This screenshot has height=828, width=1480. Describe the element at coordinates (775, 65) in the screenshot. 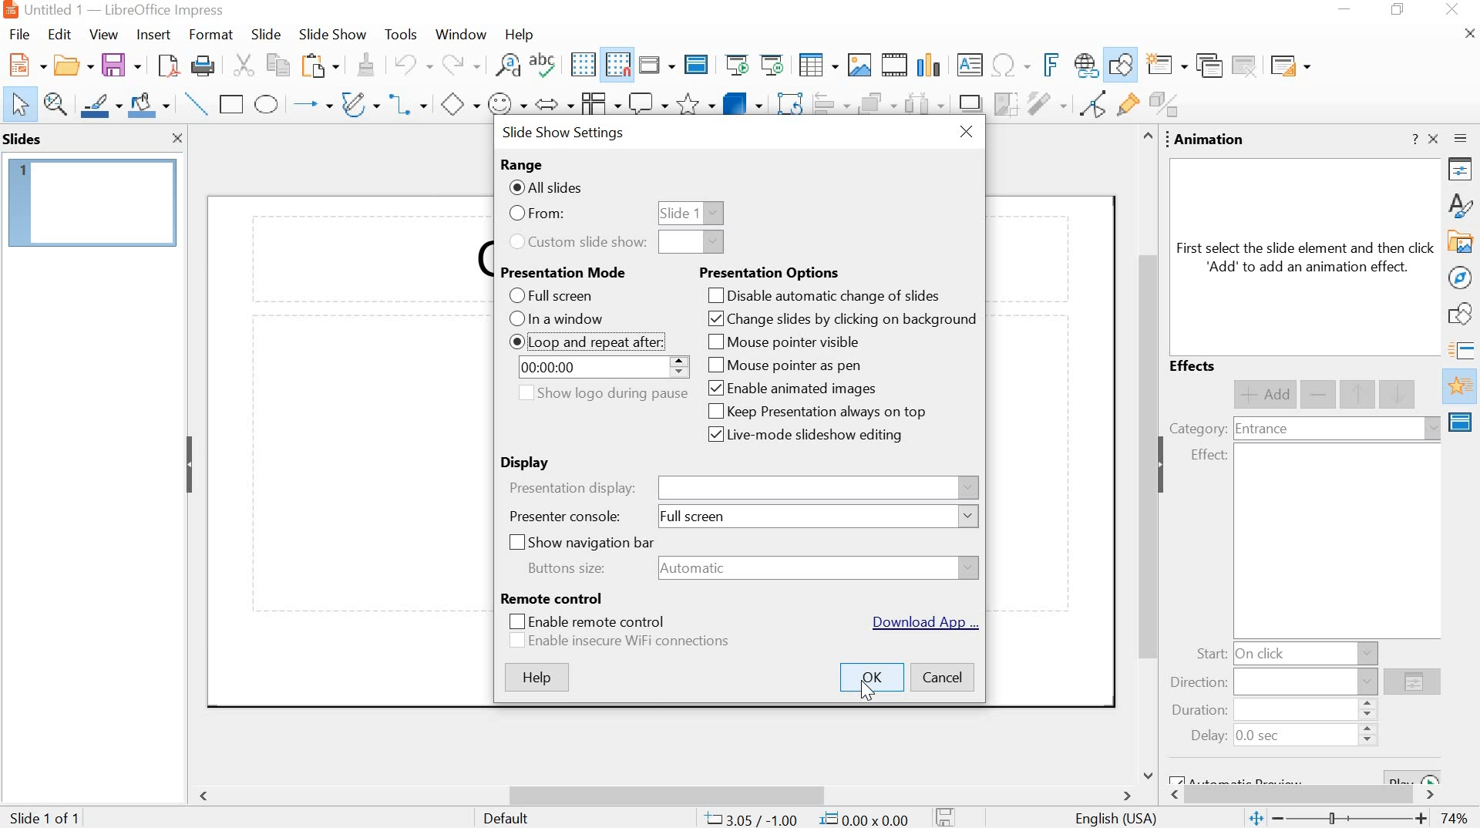

I see `slideshow from current slide` at that location.